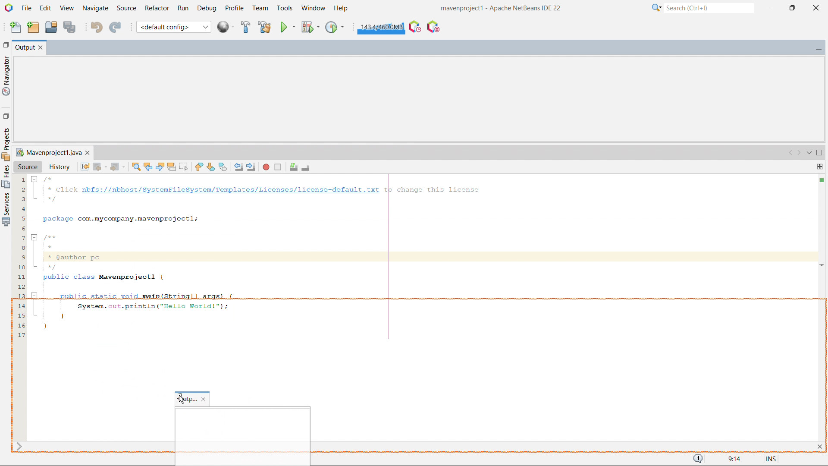 The image size is (828, 466). Describe the element at coordinates (225, 27) in the screenshot. I see `` at that location.